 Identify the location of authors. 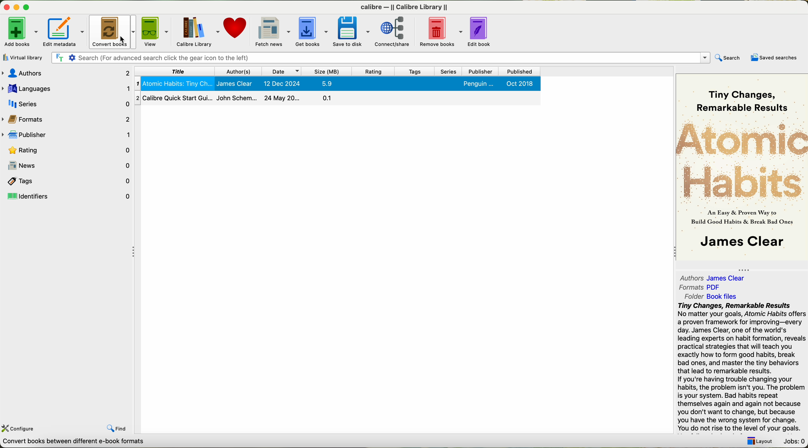
(717, 278).